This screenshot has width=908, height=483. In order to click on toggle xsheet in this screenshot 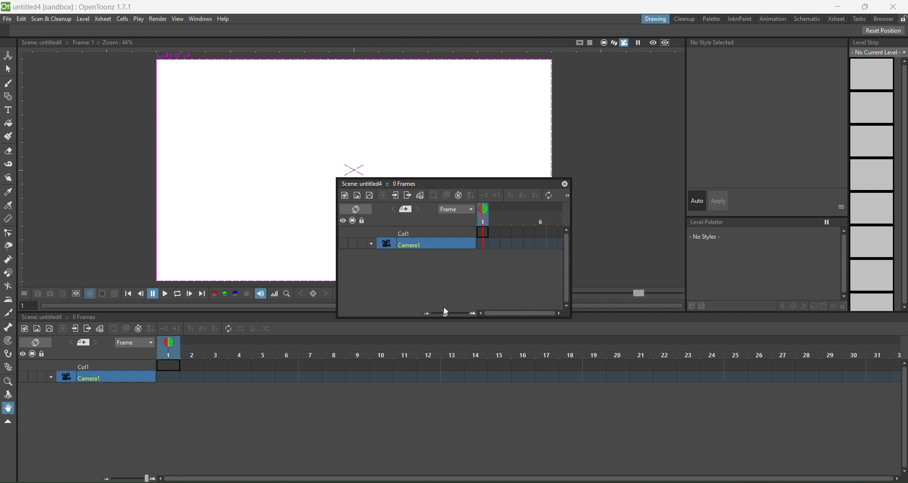, I will do `click(39, 342)`.